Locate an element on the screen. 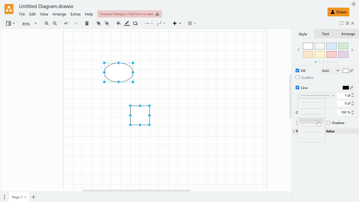 The image size is (359, 202). Solid is located at coordinates (311, 103).